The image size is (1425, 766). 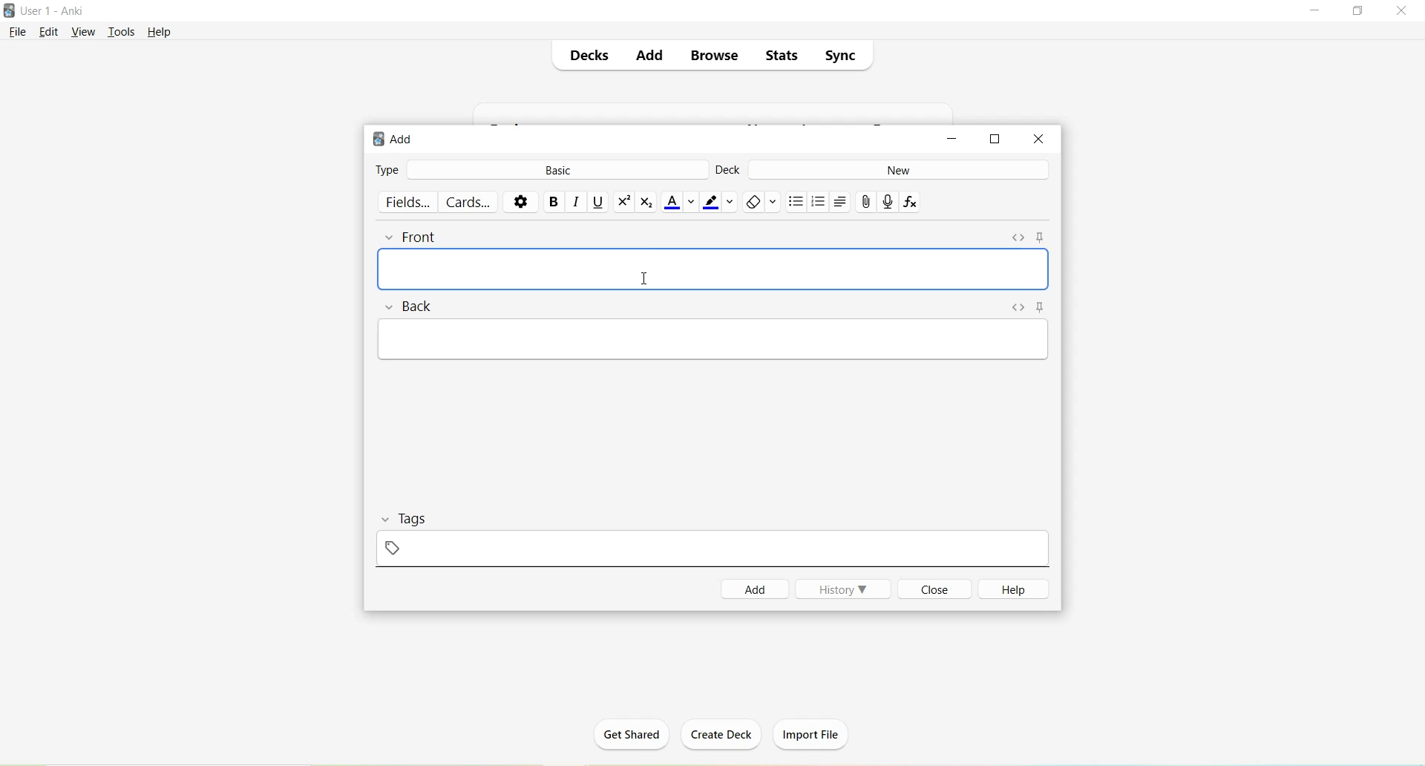 I want to click on Minimize, so click(x=1317, y=12).